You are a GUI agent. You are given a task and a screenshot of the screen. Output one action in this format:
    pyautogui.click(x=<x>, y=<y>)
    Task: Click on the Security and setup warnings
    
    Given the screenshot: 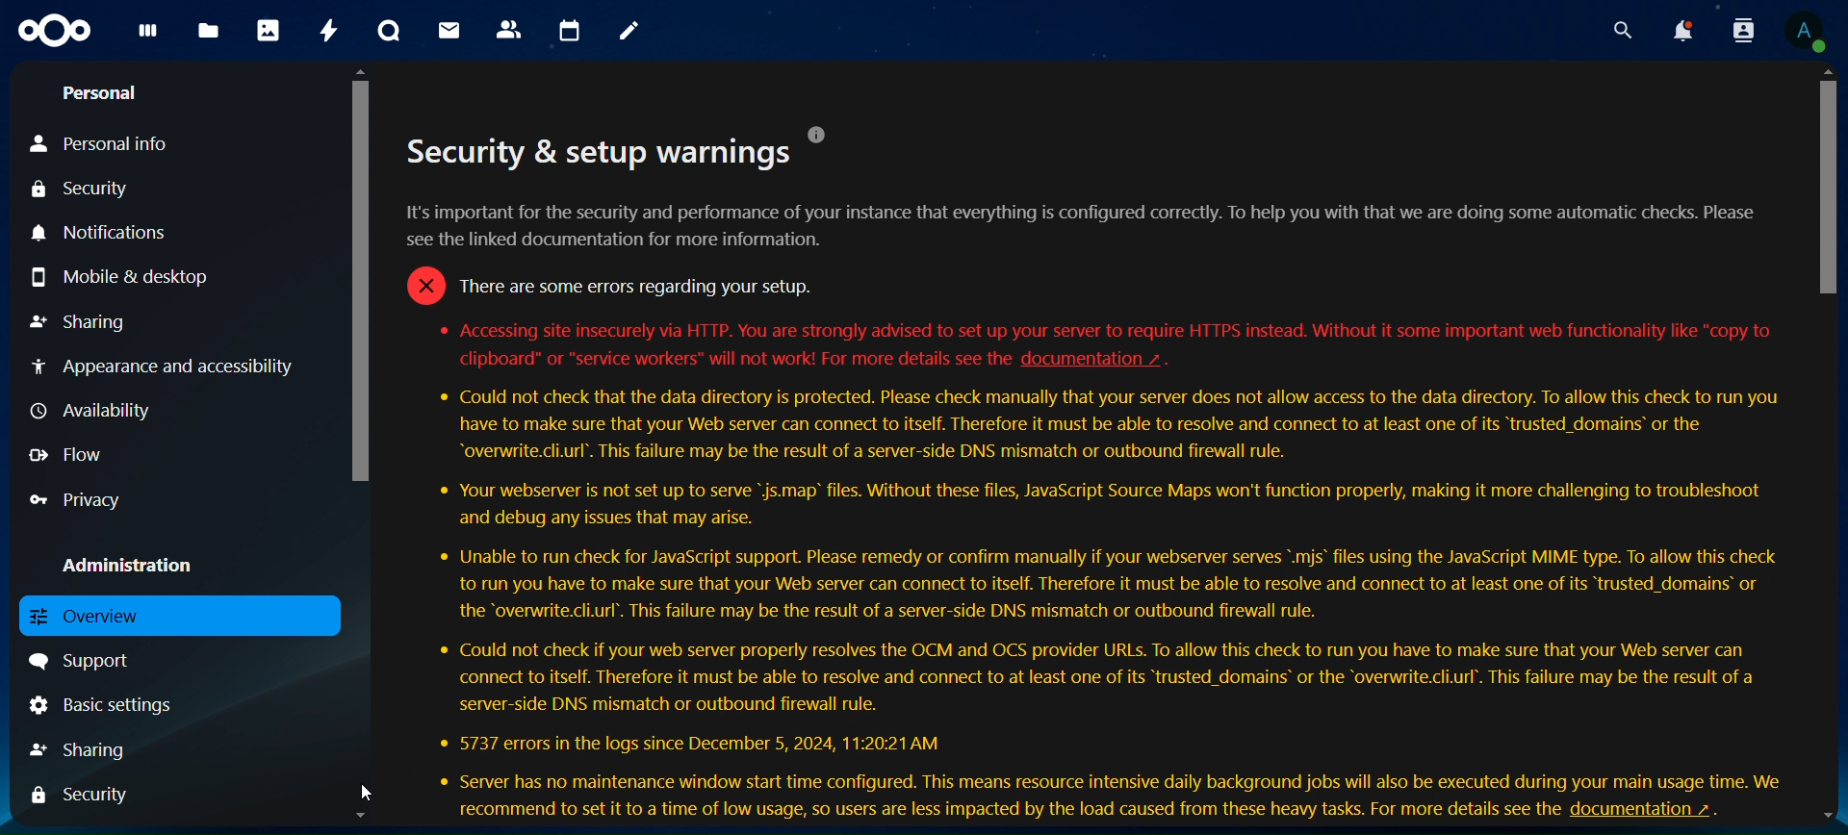 What is the action you would take?
    pyautogui.click(x=598, y=150)
    